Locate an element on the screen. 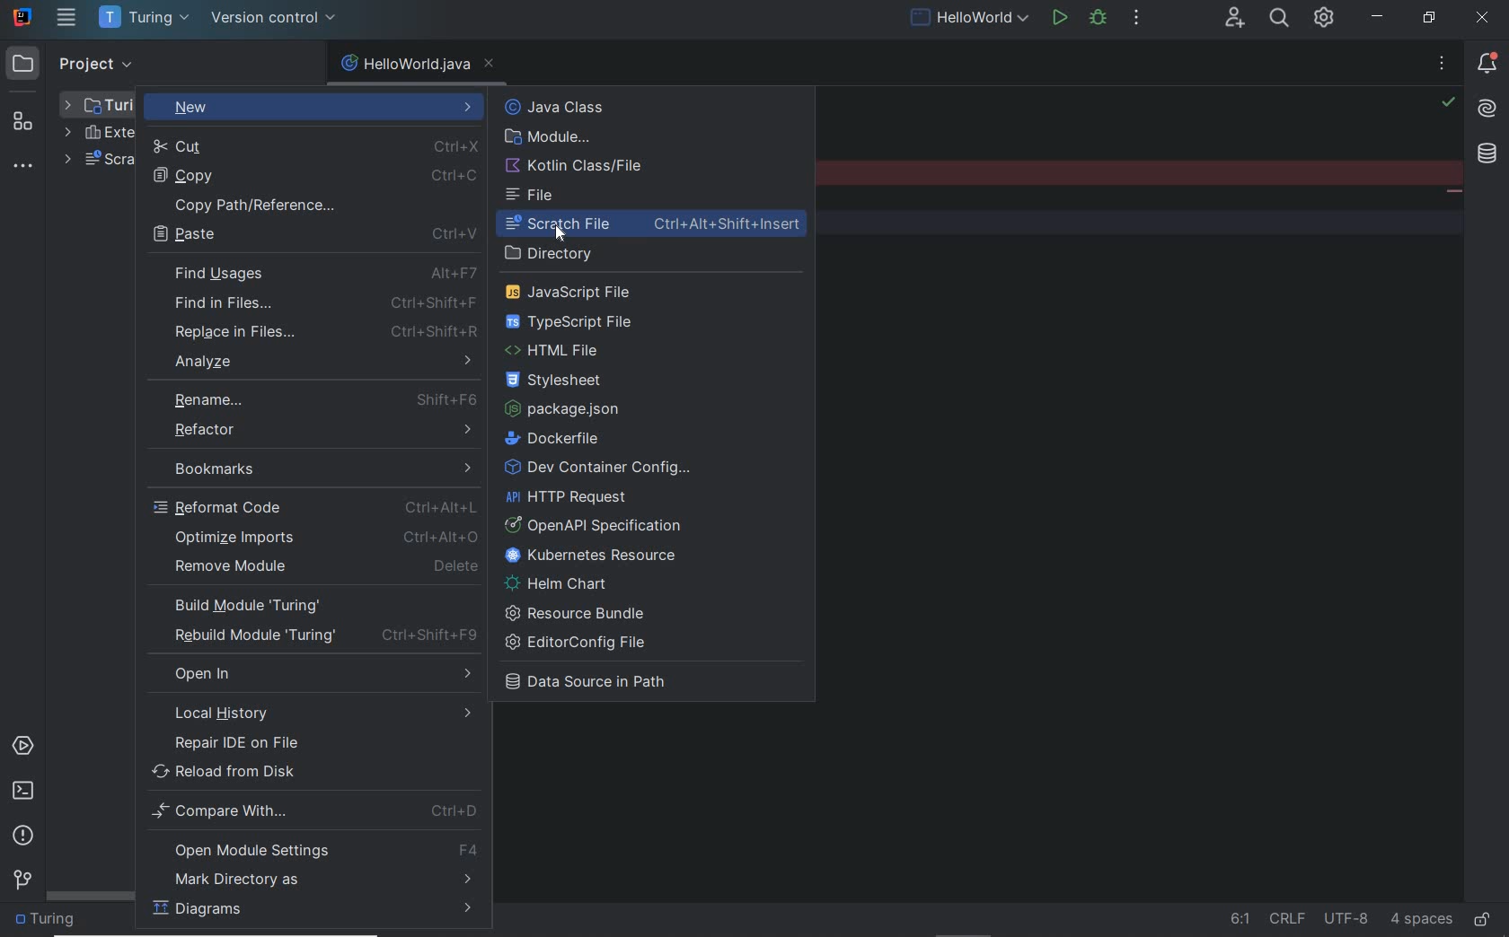 This screenshot has width=1509, height=937. go to line is located at coordinates (1240, 919).